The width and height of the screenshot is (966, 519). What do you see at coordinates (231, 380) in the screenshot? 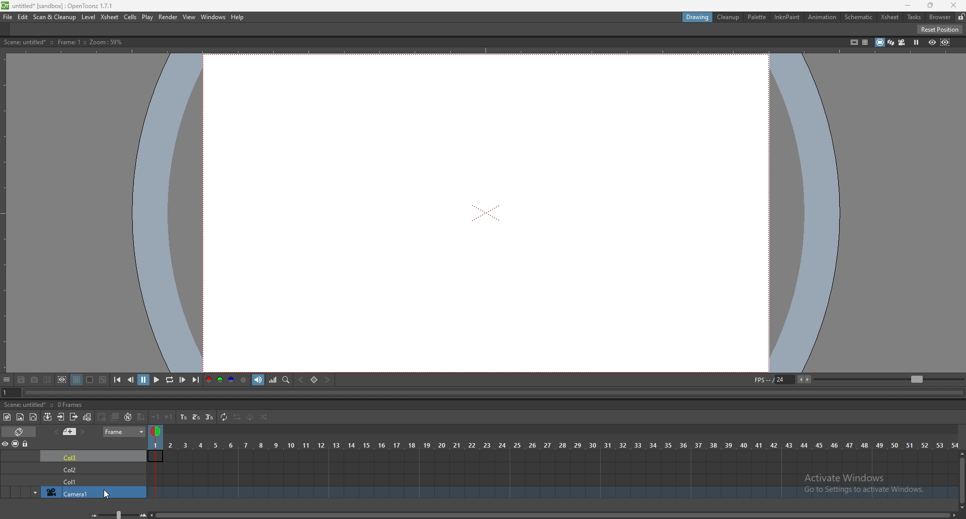
I see `blue` at bounding box center [231, 380].